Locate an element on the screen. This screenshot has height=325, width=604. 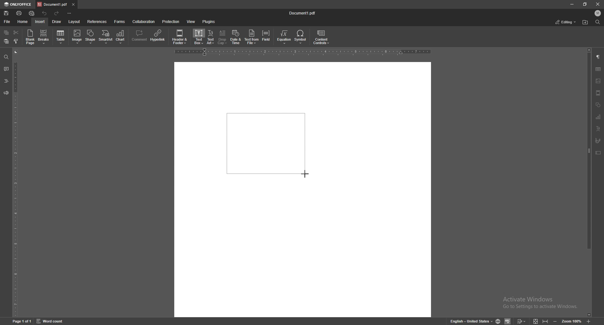
text art is located at coordinates (598, 128).